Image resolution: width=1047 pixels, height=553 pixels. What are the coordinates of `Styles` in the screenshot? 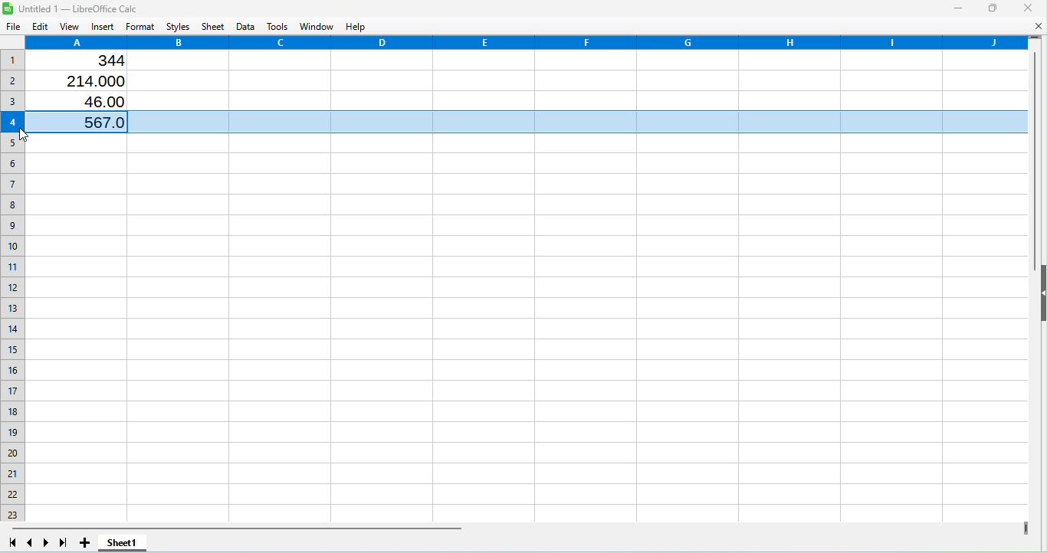 It's located at (178, 25).